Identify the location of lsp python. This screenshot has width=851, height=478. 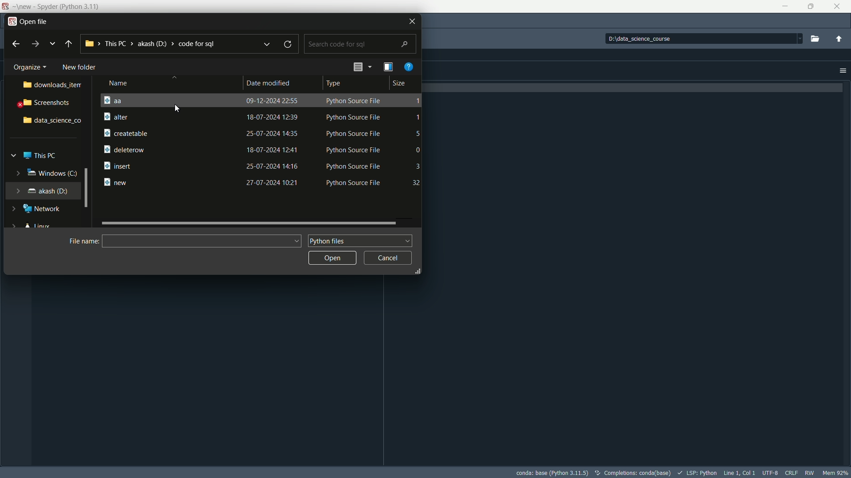
(699, 472).